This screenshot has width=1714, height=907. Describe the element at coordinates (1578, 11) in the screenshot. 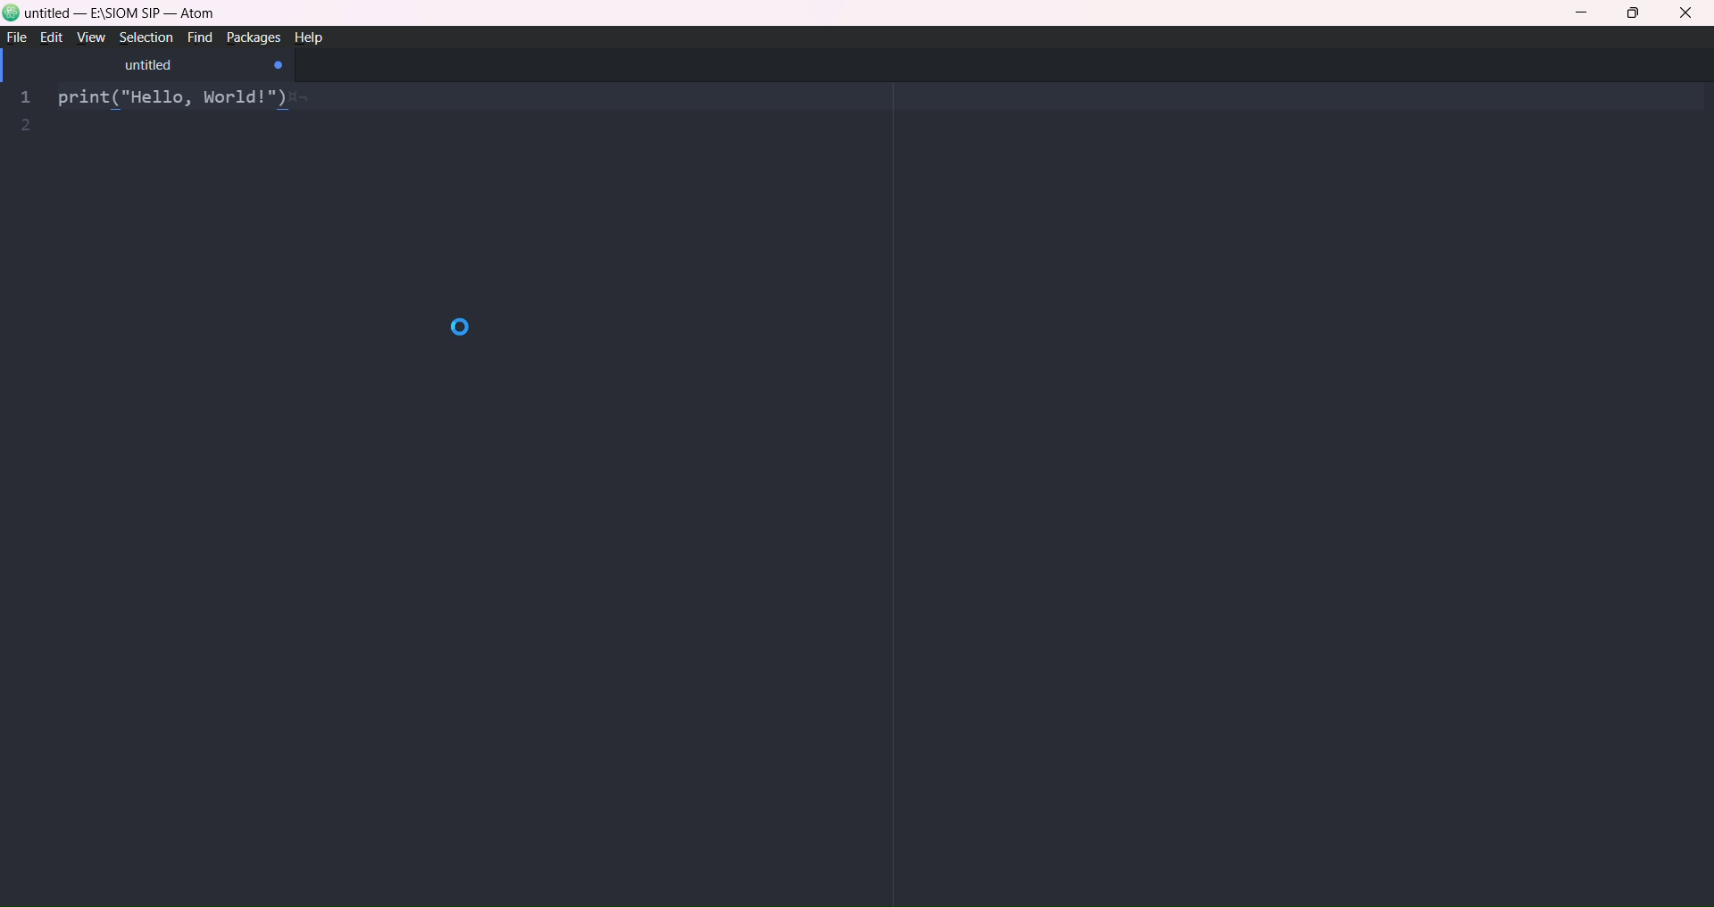

I see `minimize` at that location.